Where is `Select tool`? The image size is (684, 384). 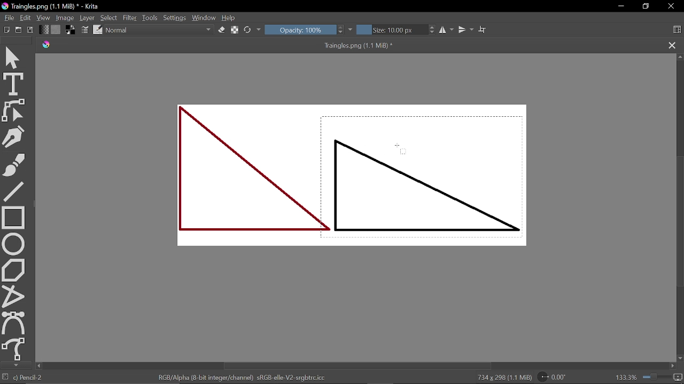
Select tool is located at coordinates (14, 58).